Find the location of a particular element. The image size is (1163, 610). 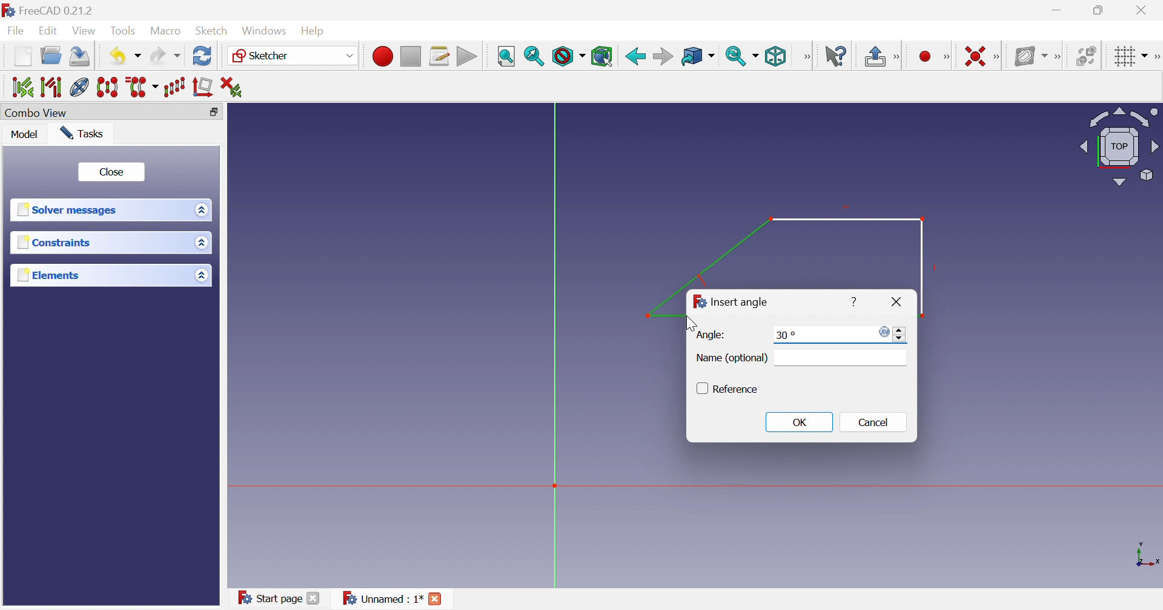

Checkbox is located at coordinates (700, 389).